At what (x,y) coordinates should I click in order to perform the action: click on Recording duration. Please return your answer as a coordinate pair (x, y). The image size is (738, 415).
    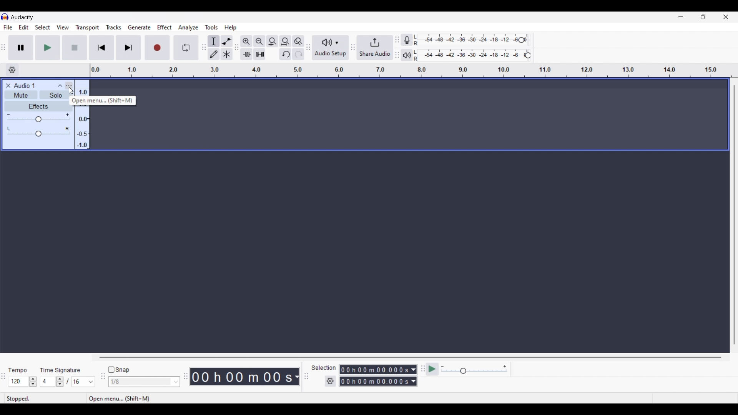
    Looking at the image, I should click on (374, 375).